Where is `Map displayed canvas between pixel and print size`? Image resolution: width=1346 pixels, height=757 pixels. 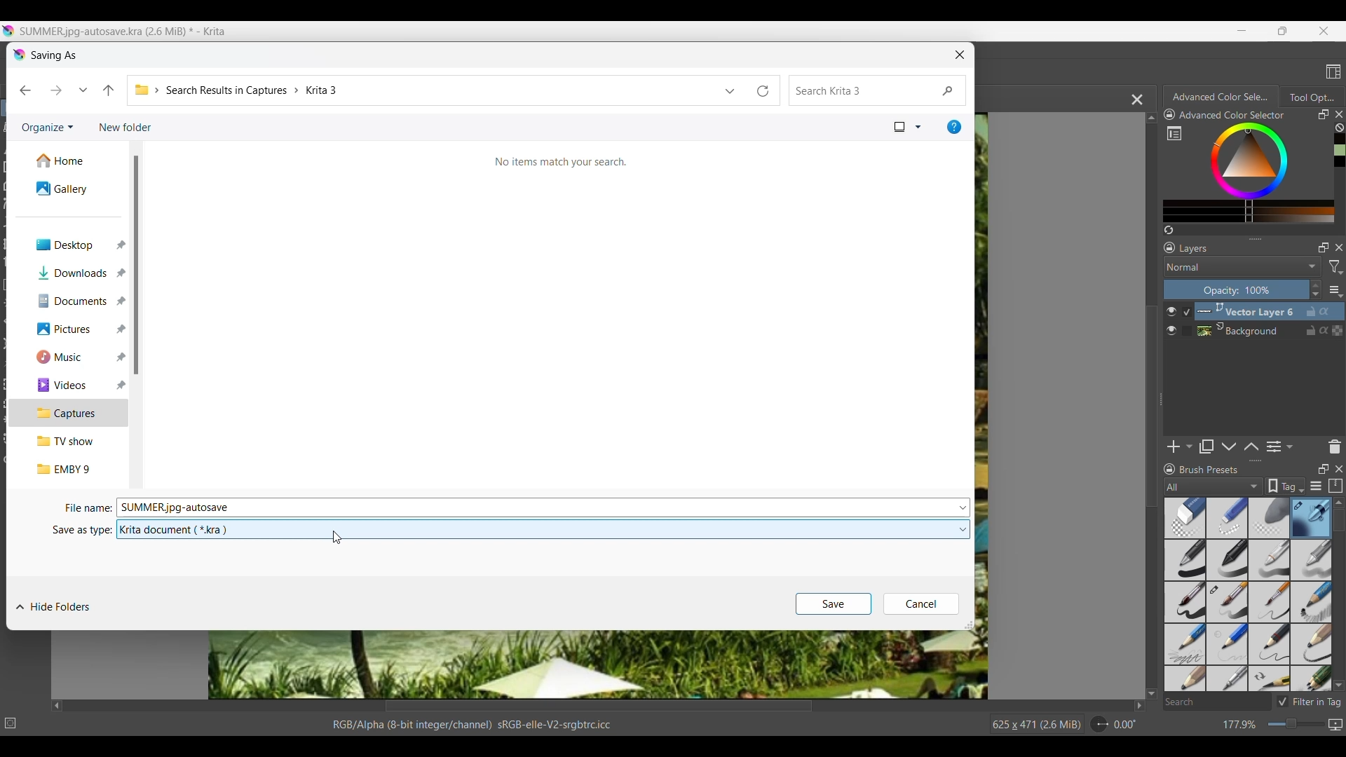 Map displayed canvas between pixel and print size is located at coordinates (1335, 725).